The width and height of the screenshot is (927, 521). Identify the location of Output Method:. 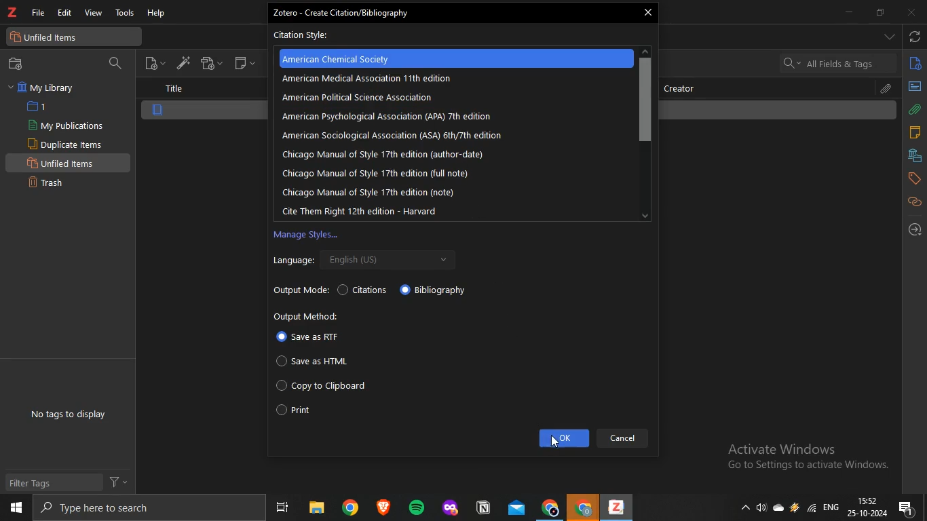
(313, 315).